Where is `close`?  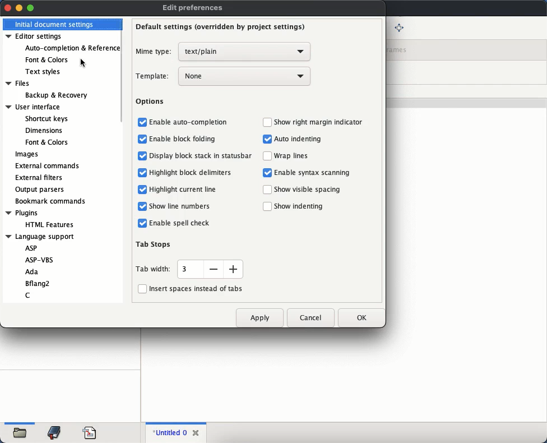
close is located at coordinates (197, 432).